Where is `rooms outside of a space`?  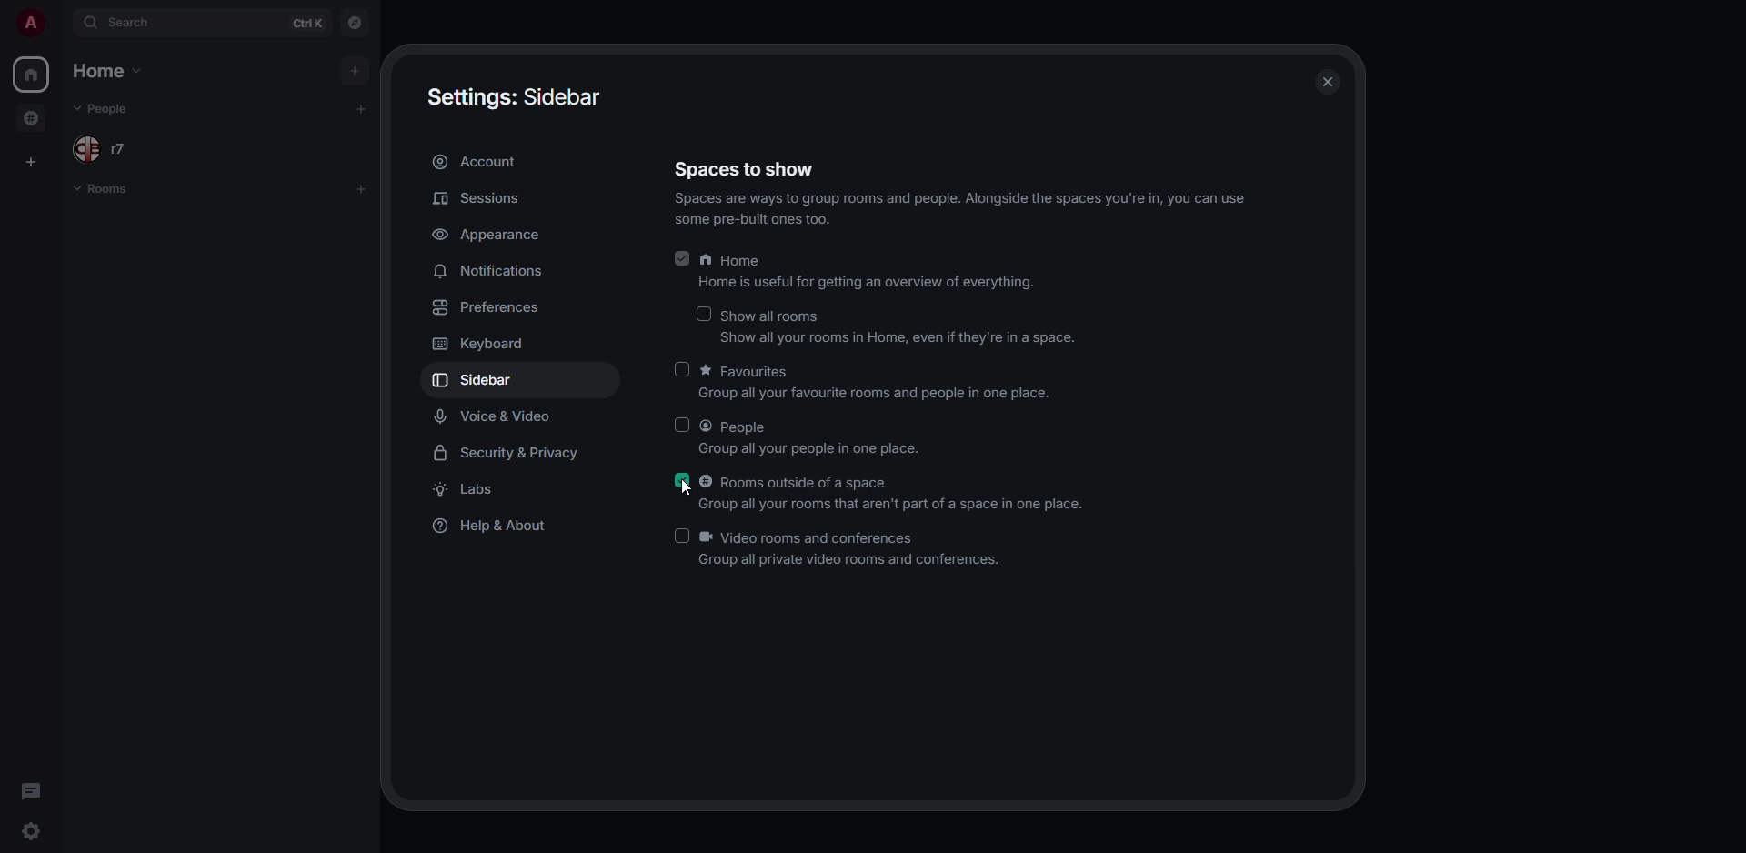
rooms outside of a space is located at coordinates (891, 495).